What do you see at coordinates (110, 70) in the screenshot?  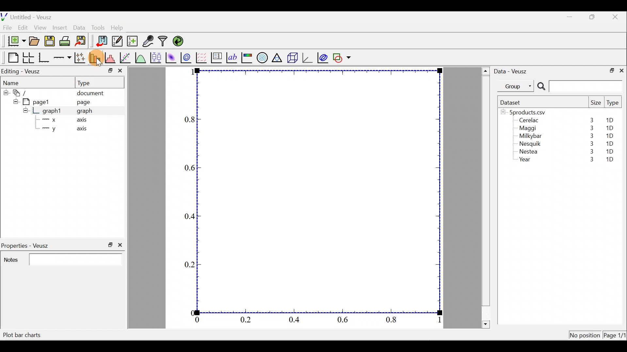 I see `minimize` at bounding box center [110, 70].